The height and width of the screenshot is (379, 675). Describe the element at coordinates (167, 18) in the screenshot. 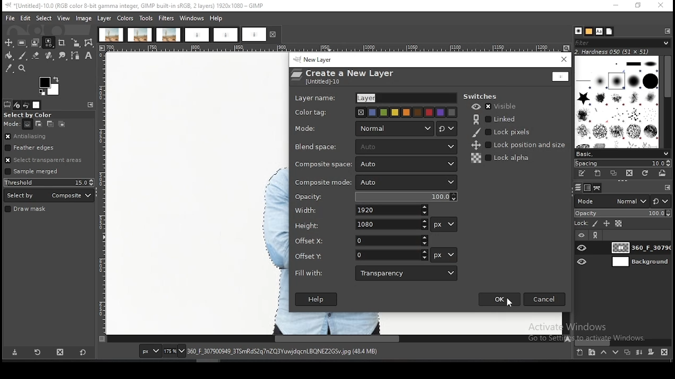

I see `filters` at that location.